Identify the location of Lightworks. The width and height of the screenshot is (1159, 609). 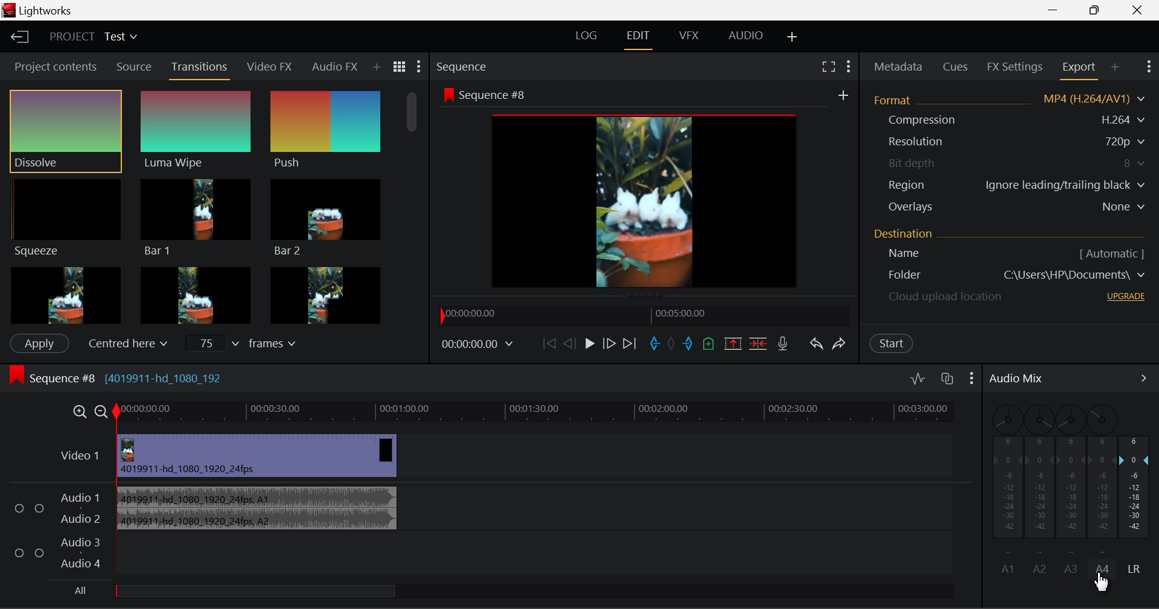
(37, 10).